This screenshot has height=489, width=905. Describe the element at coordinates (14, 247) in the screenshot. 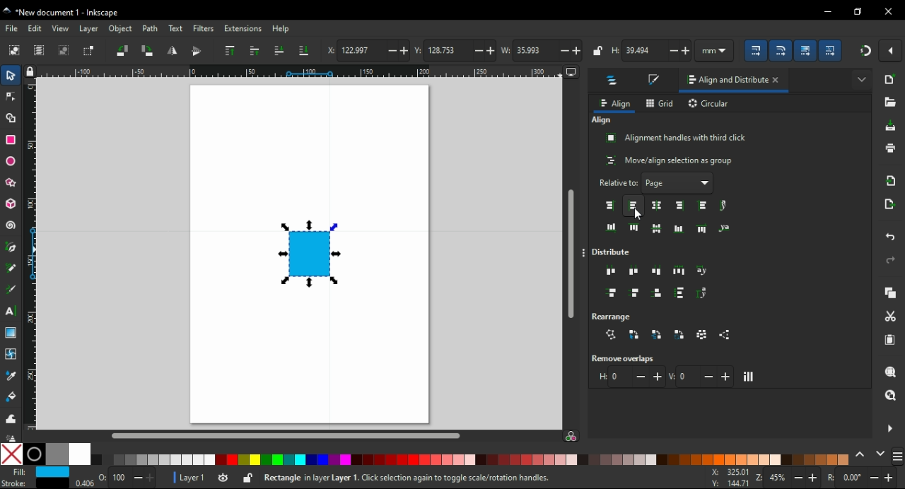

I see `pen tool` at that location.